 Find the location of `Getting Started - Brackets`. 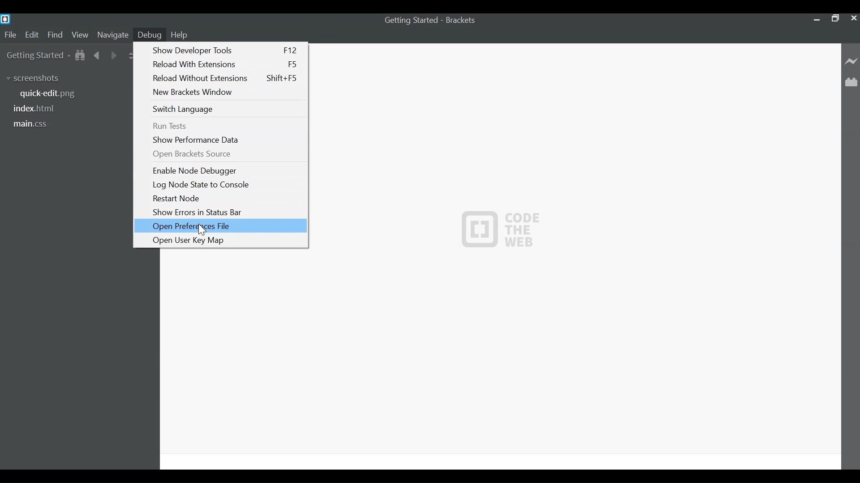

Getting Started - Brackets is located at coordinates (430, 21).